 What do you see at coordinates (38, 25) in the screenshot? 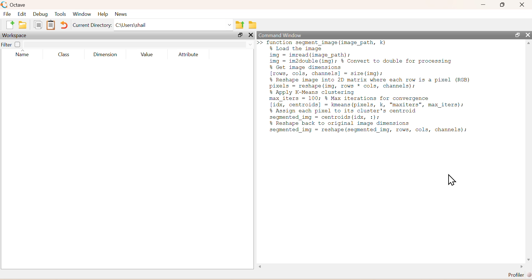
I see `copy` at bounding box center [38, 25].